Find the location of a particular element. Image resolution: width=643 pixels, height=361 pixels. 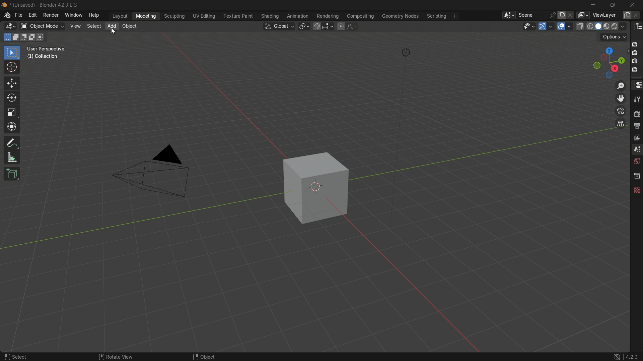

tools is located at coordinates (637, 98).